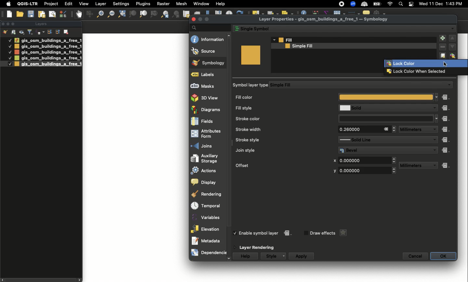  Describe the element at coordinates (181, 4) in the screenshot. I see `Mesh` at that location.